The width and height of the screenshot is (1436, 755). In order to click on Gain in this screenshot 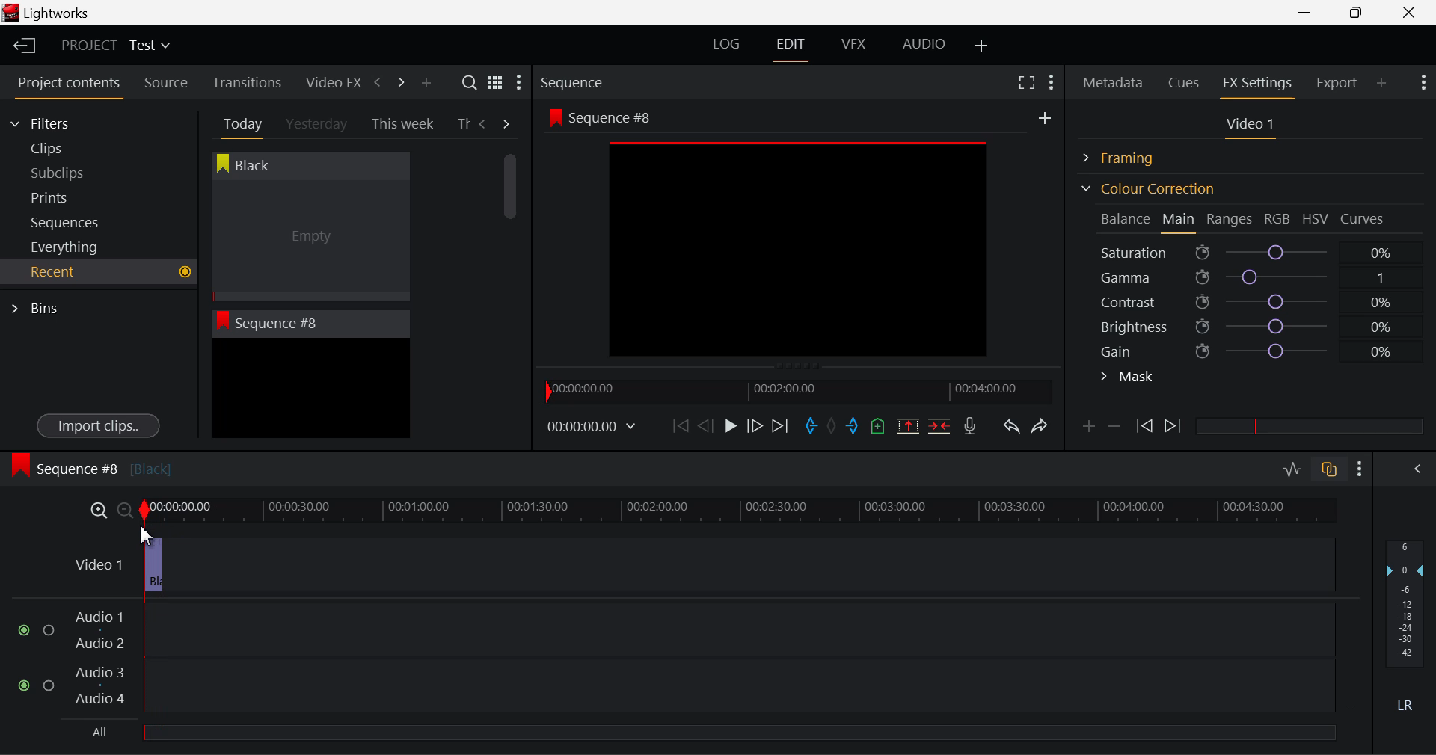, I will do `click(1265, 348)`.